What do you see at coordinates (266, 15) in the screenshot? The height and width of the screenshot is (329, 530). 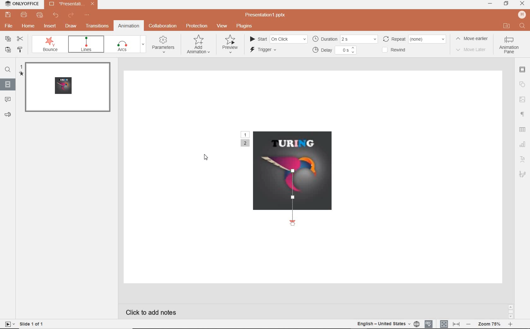 I see `presentation name` at bounding box center [266, 15].